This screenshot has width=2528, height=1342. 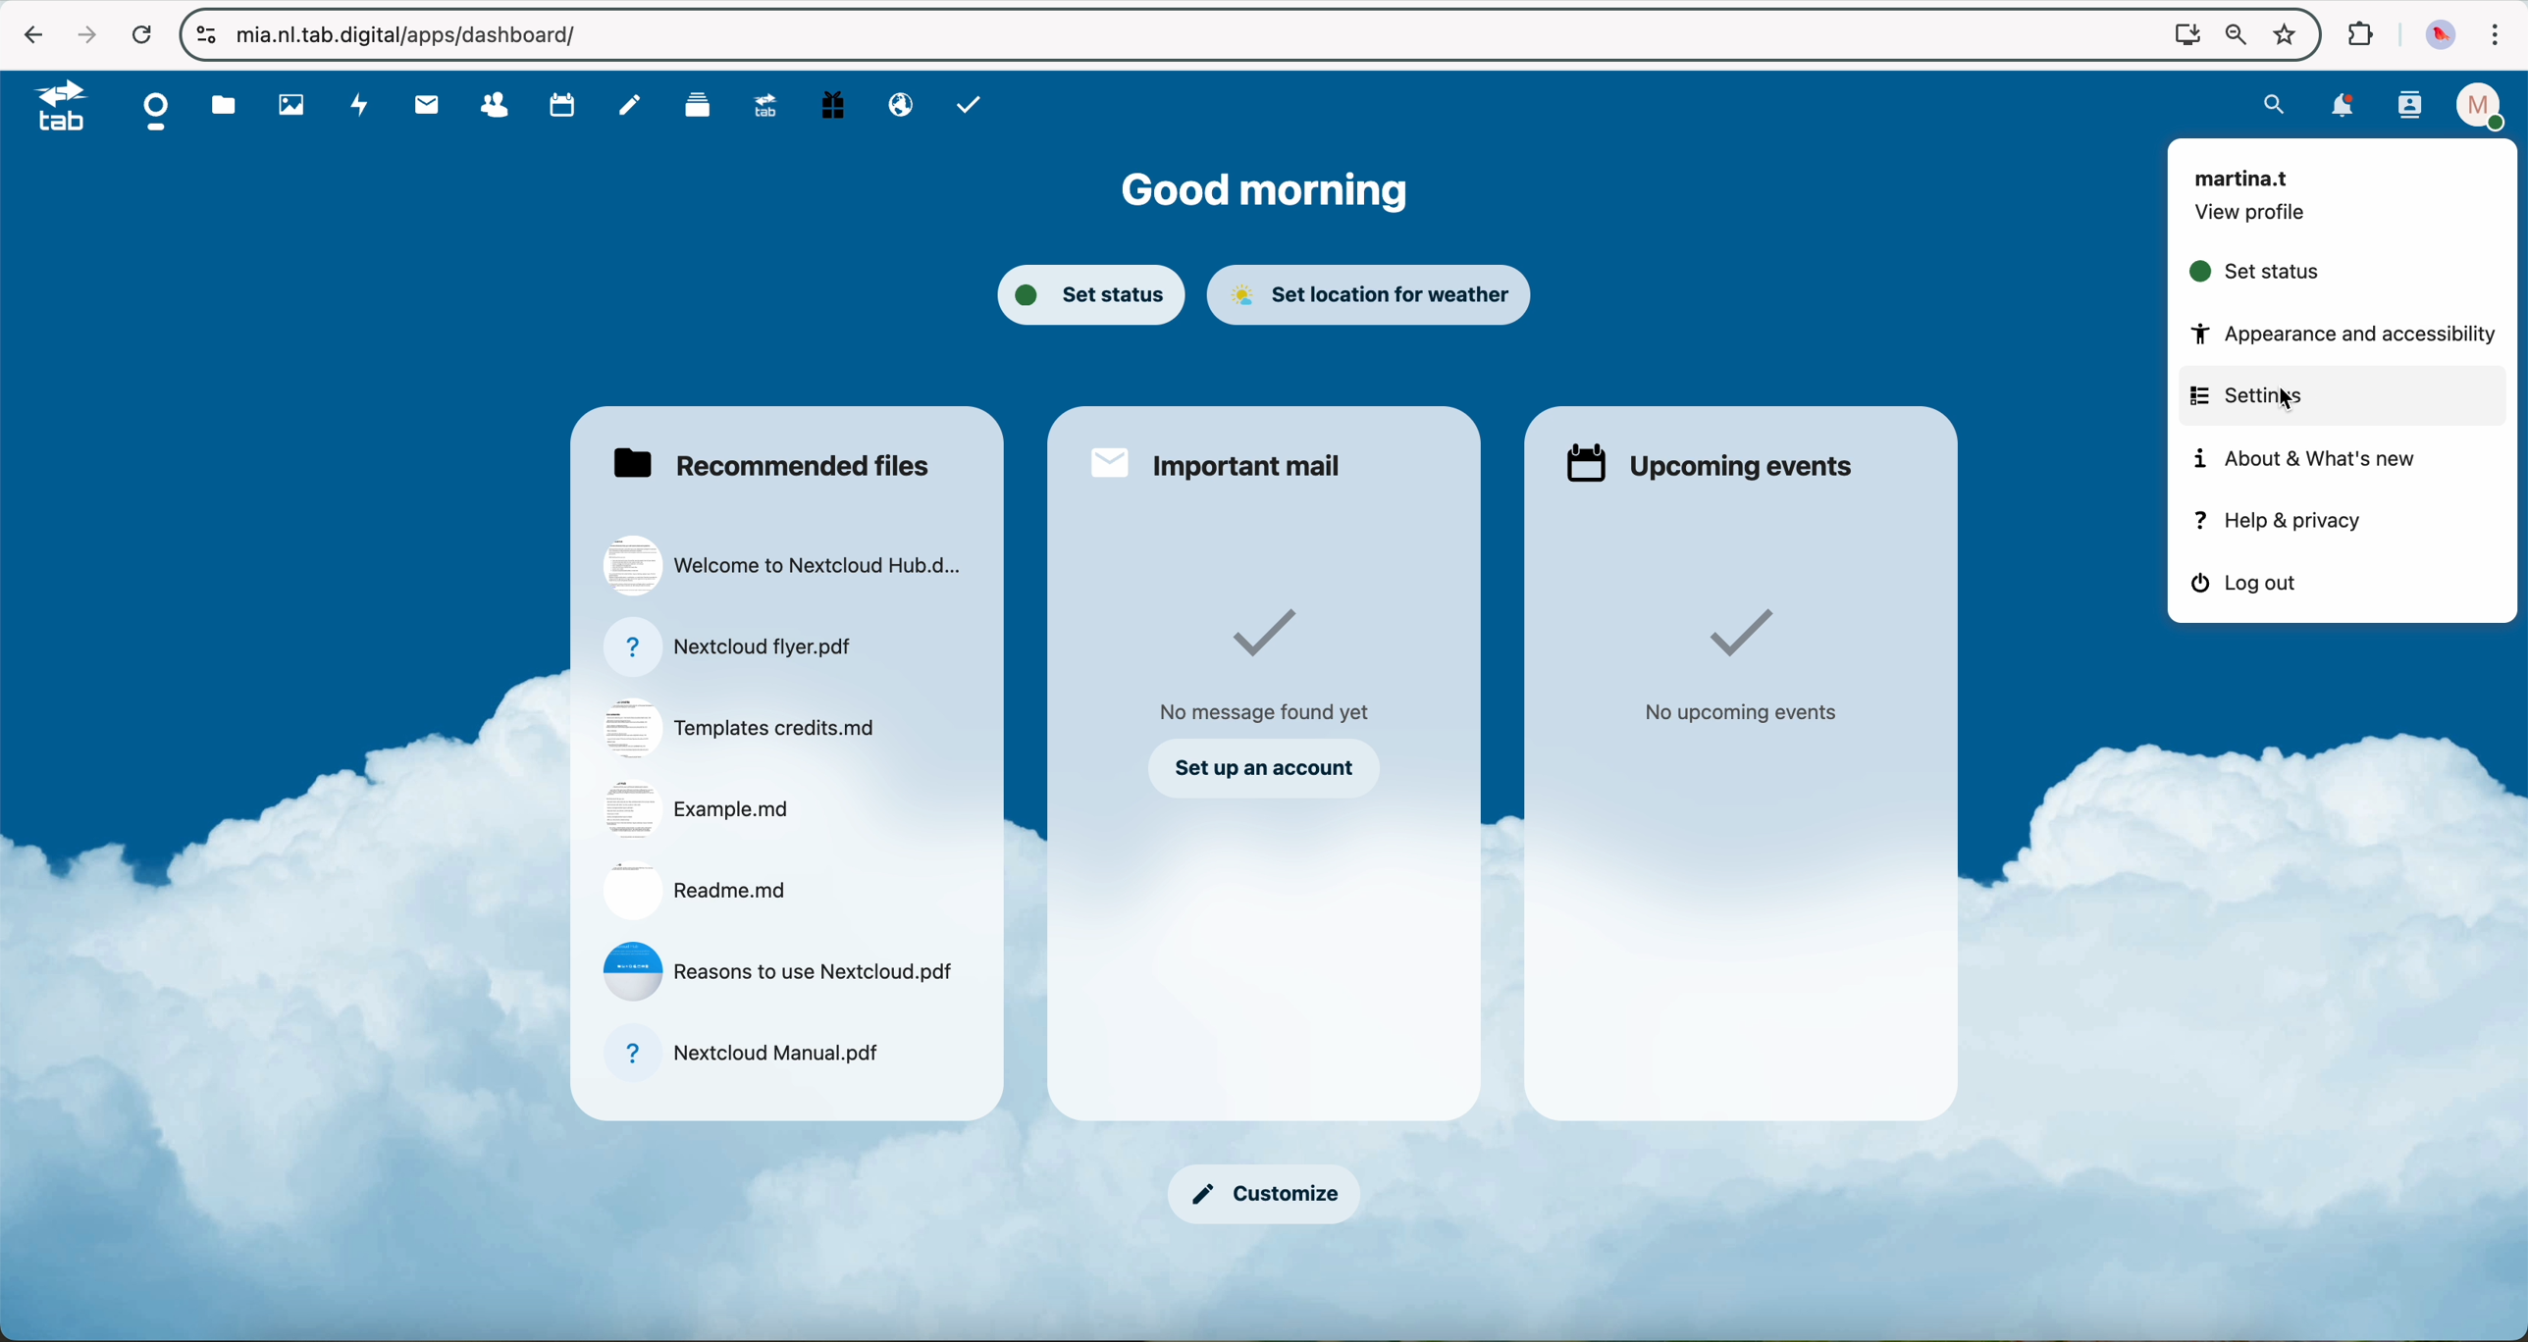 What do you see at coordinates (52, 108) in the screenshot?
I see `tab logo` at bounding box center [52, 108].